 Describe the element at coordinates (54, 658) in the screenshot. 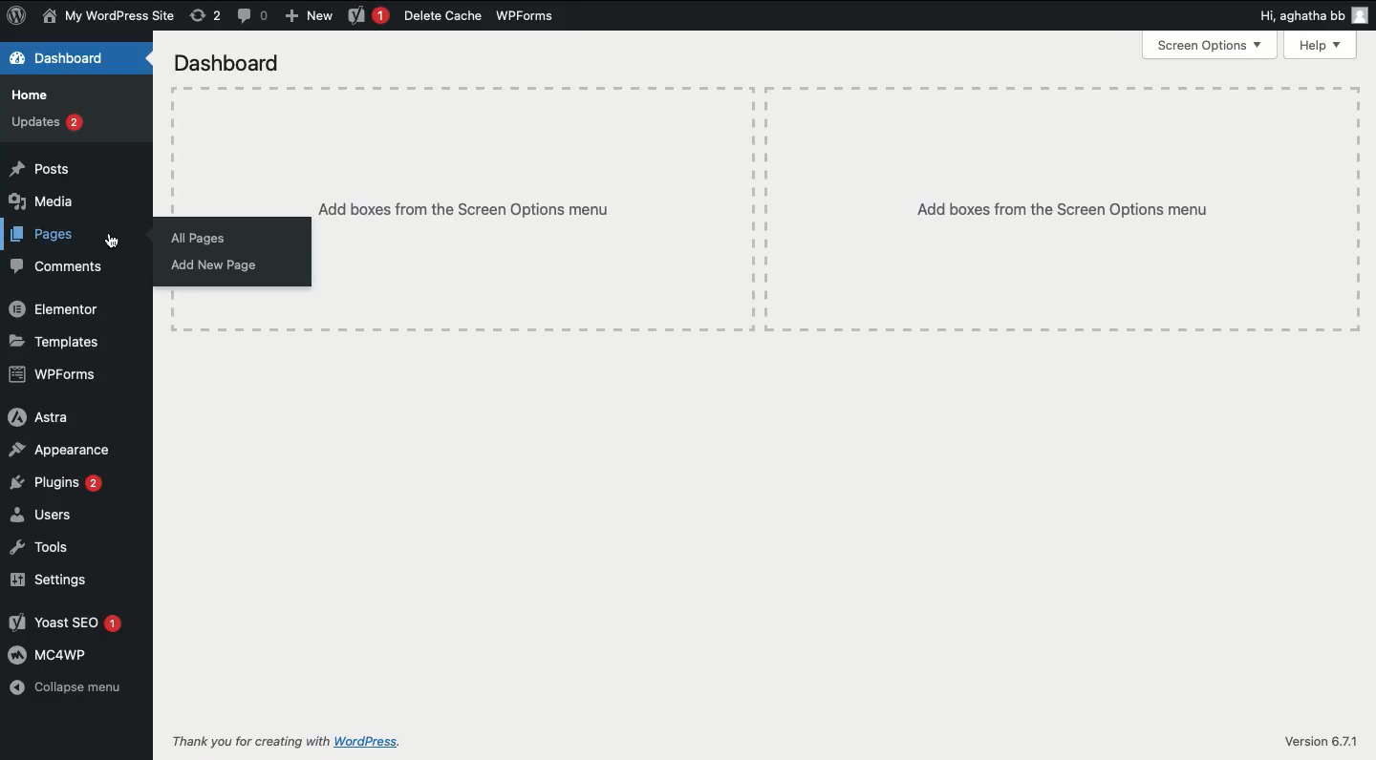

I see `MC4WP` at that location.